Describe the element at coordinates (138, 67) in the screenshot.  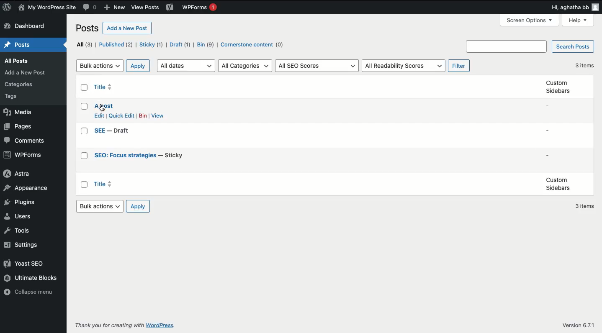
I see `Apply` at that location.